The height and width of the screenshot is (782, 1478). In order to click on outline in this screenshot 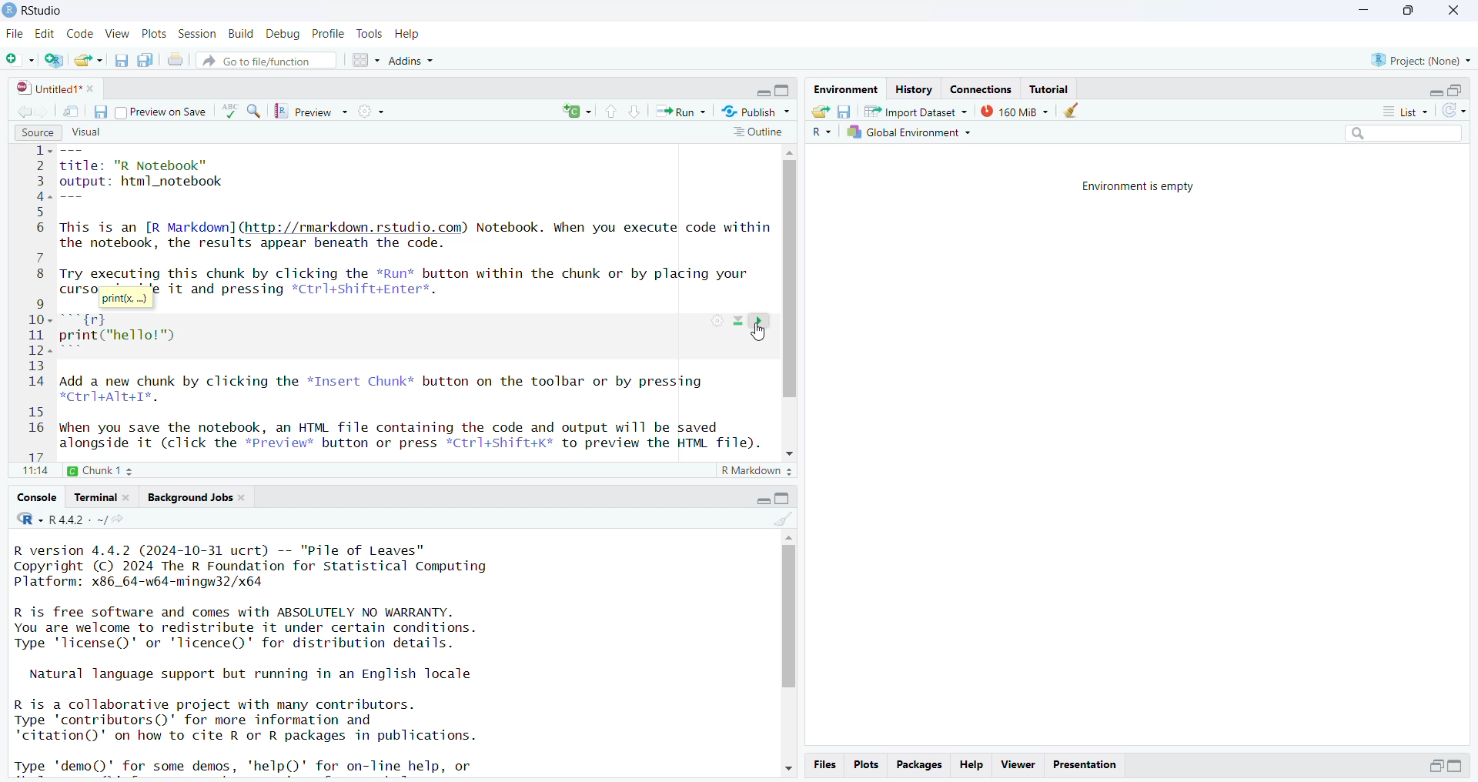, I will do `click(757, 133)`.